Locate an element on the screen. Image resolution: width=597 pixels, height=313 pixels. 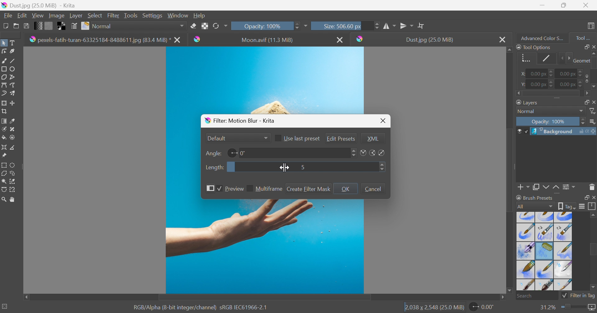
31.2% is located at coordinates (547, 307).